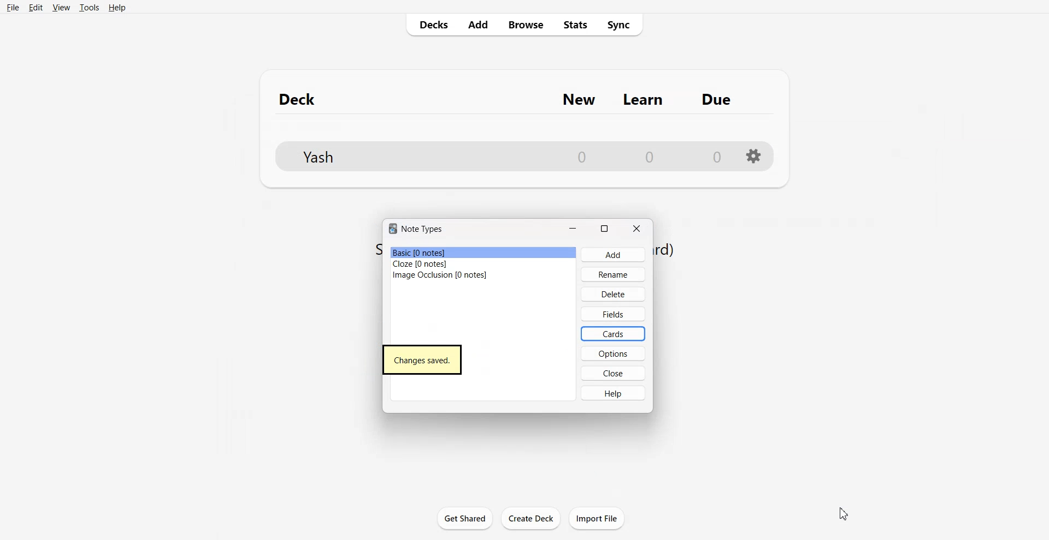  I want to click on Maximize, so click(604, 227).